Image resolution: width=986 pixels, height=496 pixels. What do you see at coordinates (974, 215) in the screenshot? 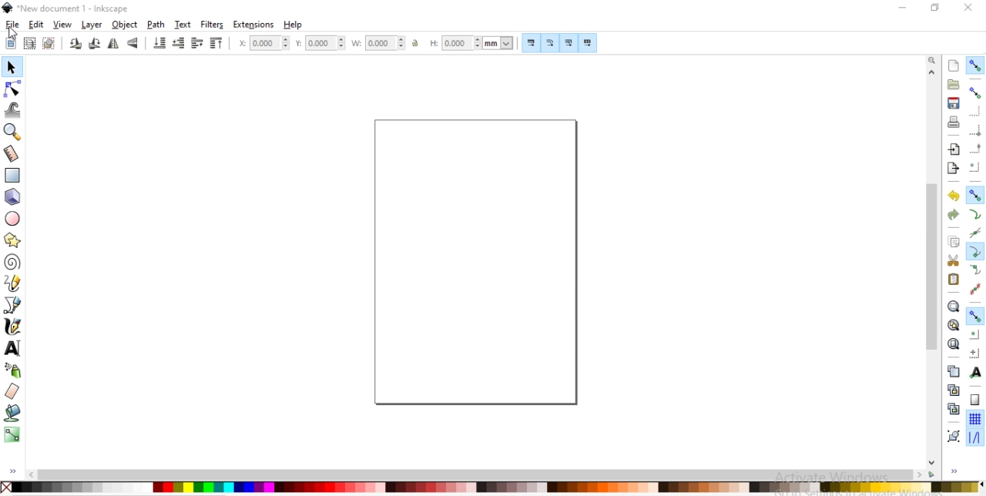
I see `snap to paths` at bounding box center [974, 215].